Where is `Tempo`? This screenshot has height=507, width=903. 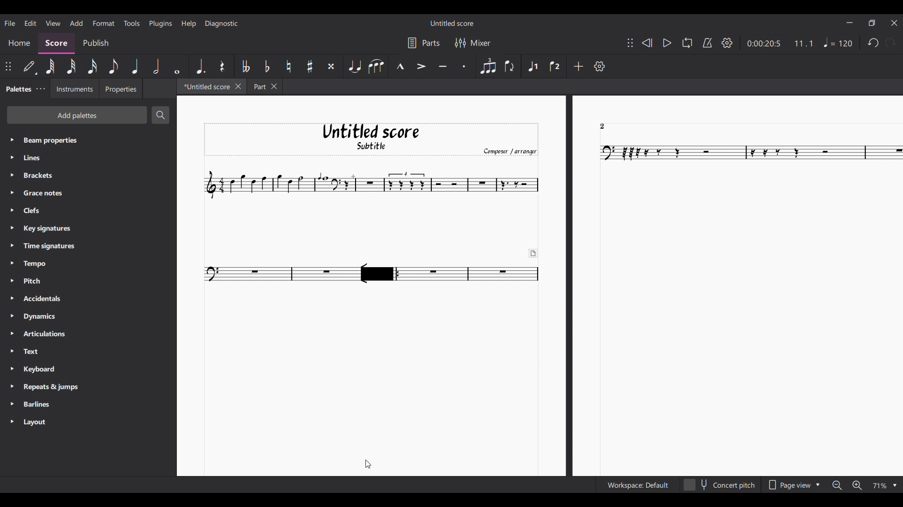 Tempo is located at coordinates (838, 42).